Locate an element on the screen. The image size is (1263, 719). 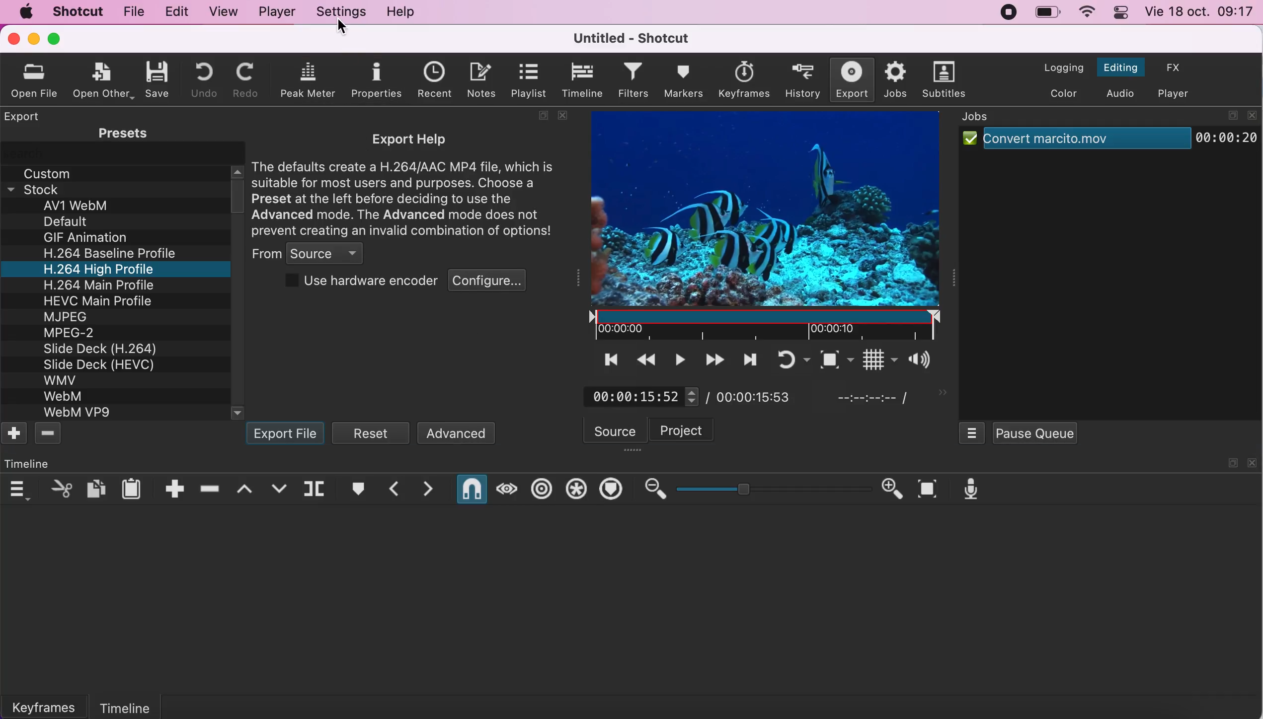
advanced is located at coordinates (459, 432).